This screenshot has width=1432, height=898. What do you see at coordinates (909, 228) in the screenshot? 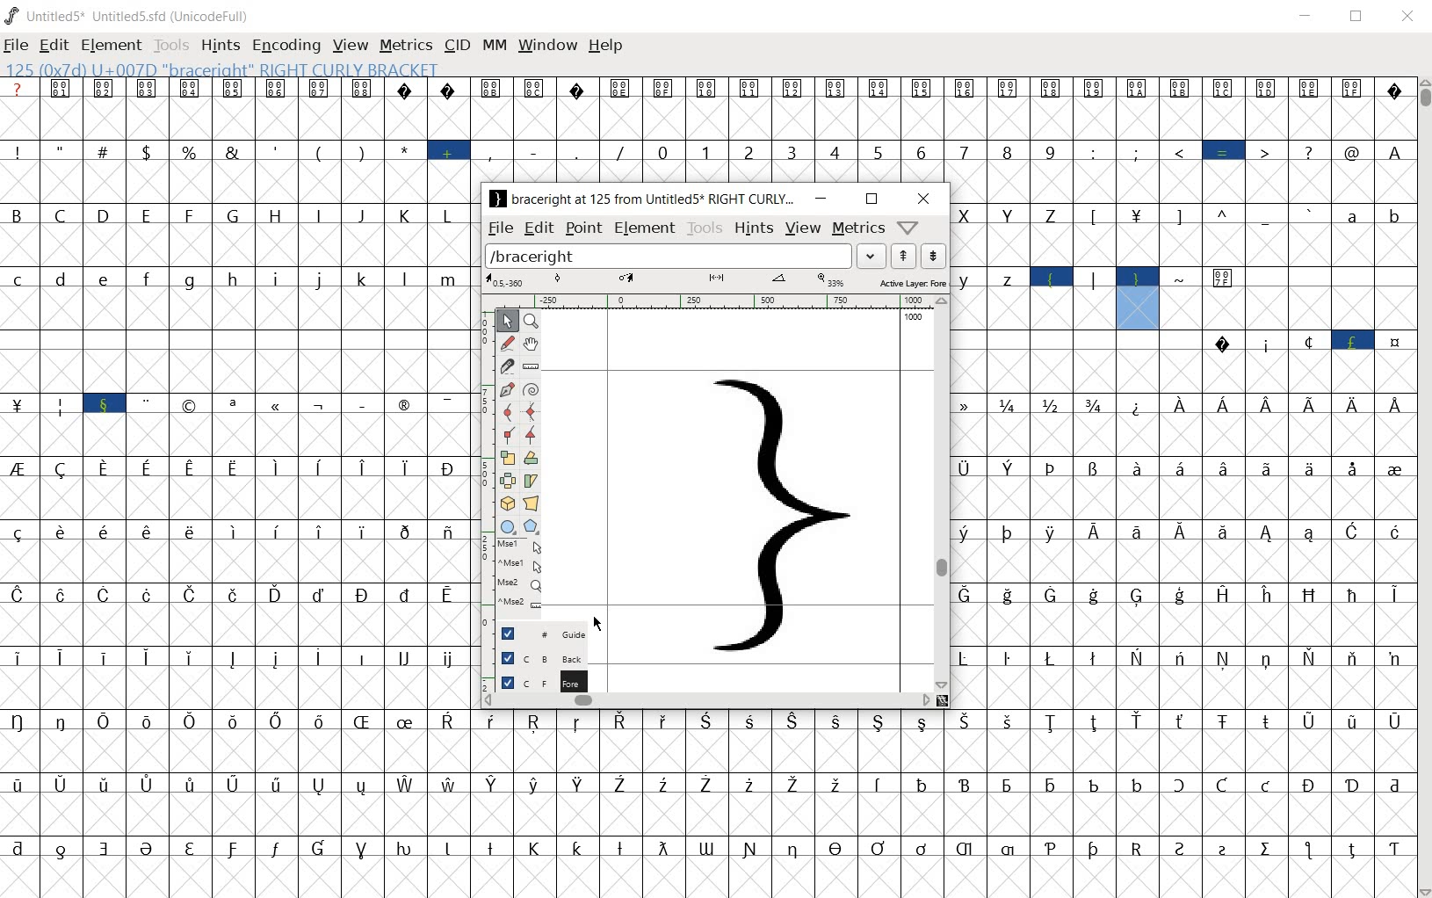
I see `Help/Window` at bounding box center [909, 228].